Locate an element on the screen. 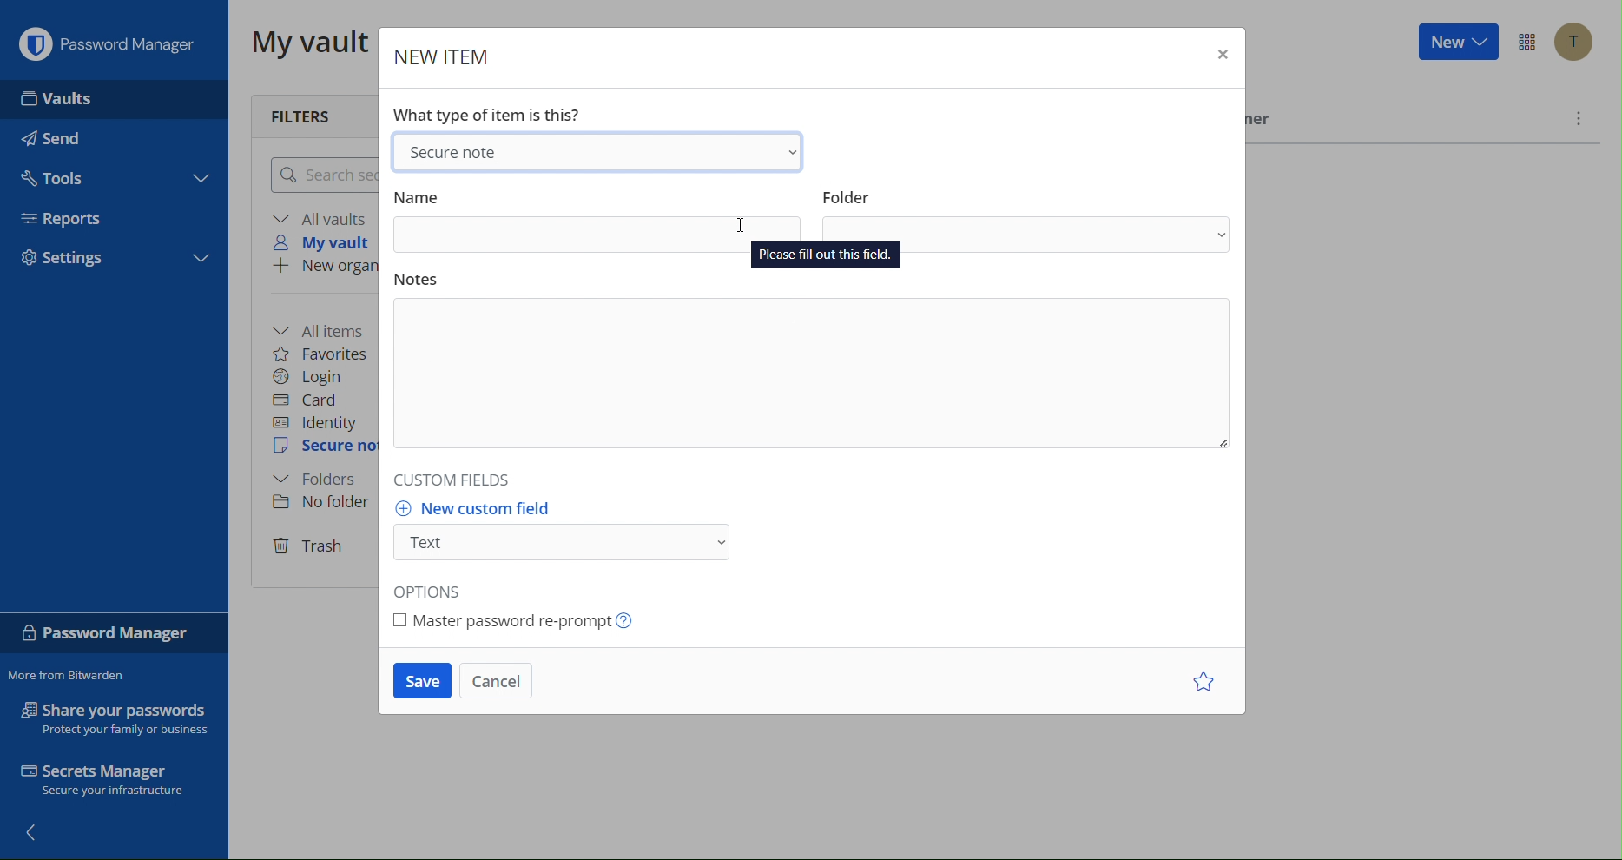 The image size is (1622, 860). Password Manager is located at coordinates (111, 633).